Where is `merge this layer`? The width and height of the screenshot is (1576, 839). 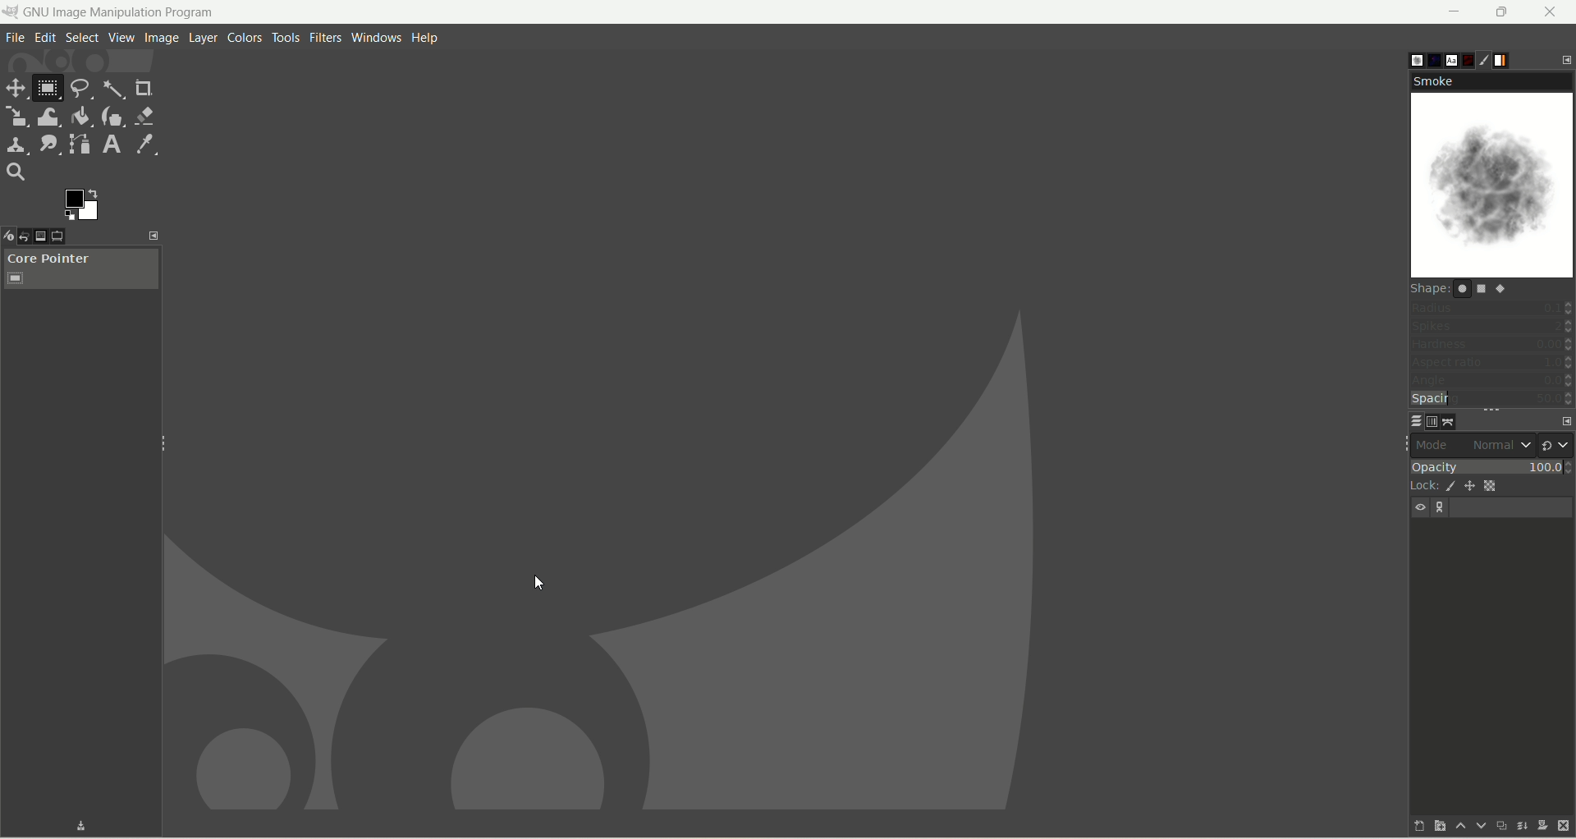
merge this layer is located at coordinates (1520, 823).